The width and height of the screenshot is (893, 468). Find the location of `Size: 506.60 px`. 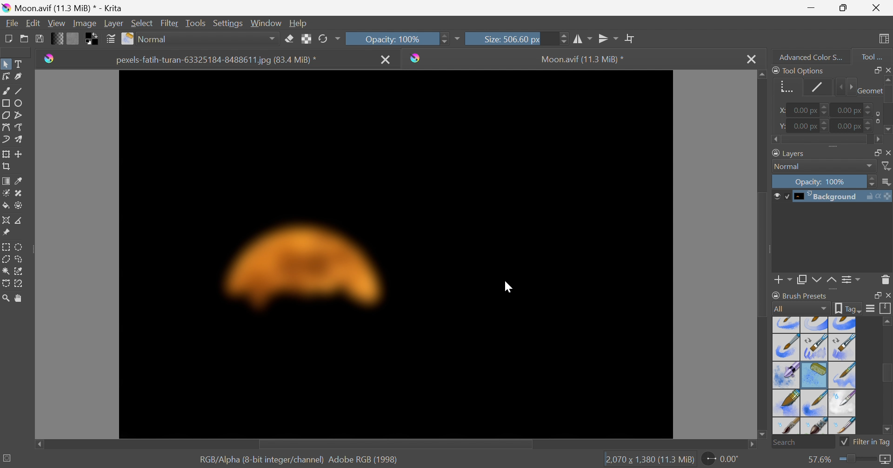

Size: 506.60 px is located at coordinates (517, 38).